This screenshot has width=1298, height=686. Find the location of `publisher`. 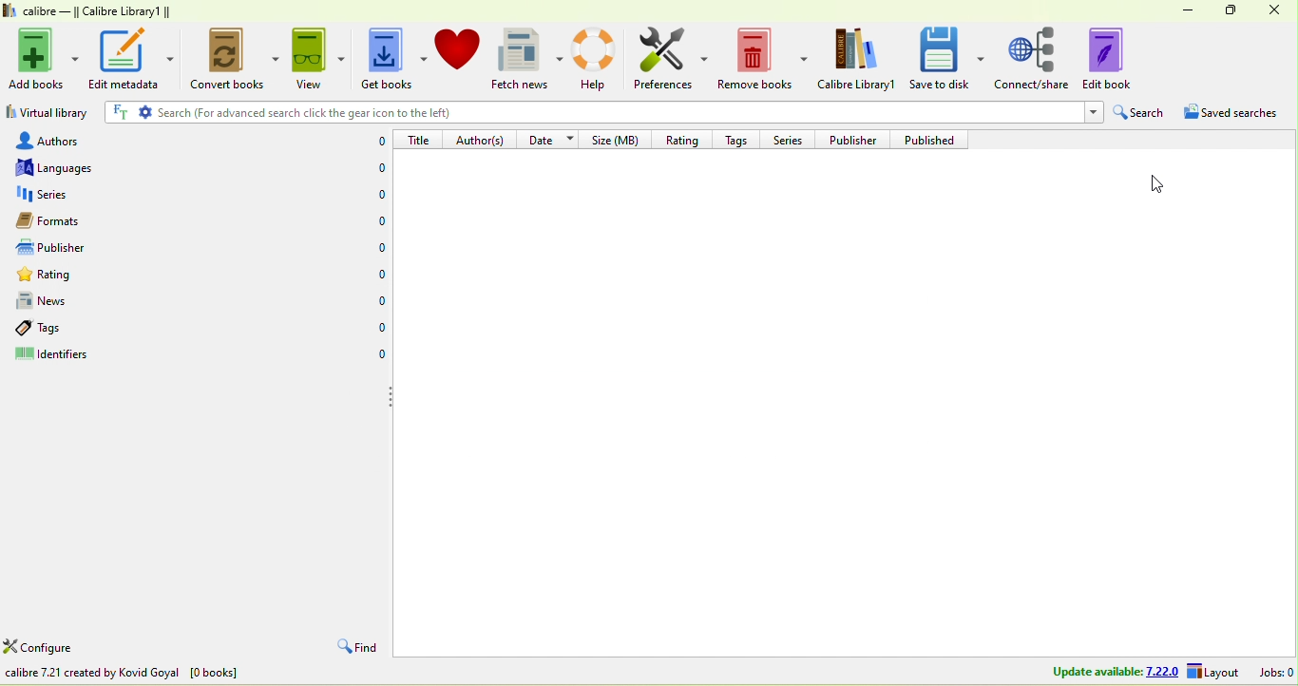

publisher is located at coordinates (70, 248).